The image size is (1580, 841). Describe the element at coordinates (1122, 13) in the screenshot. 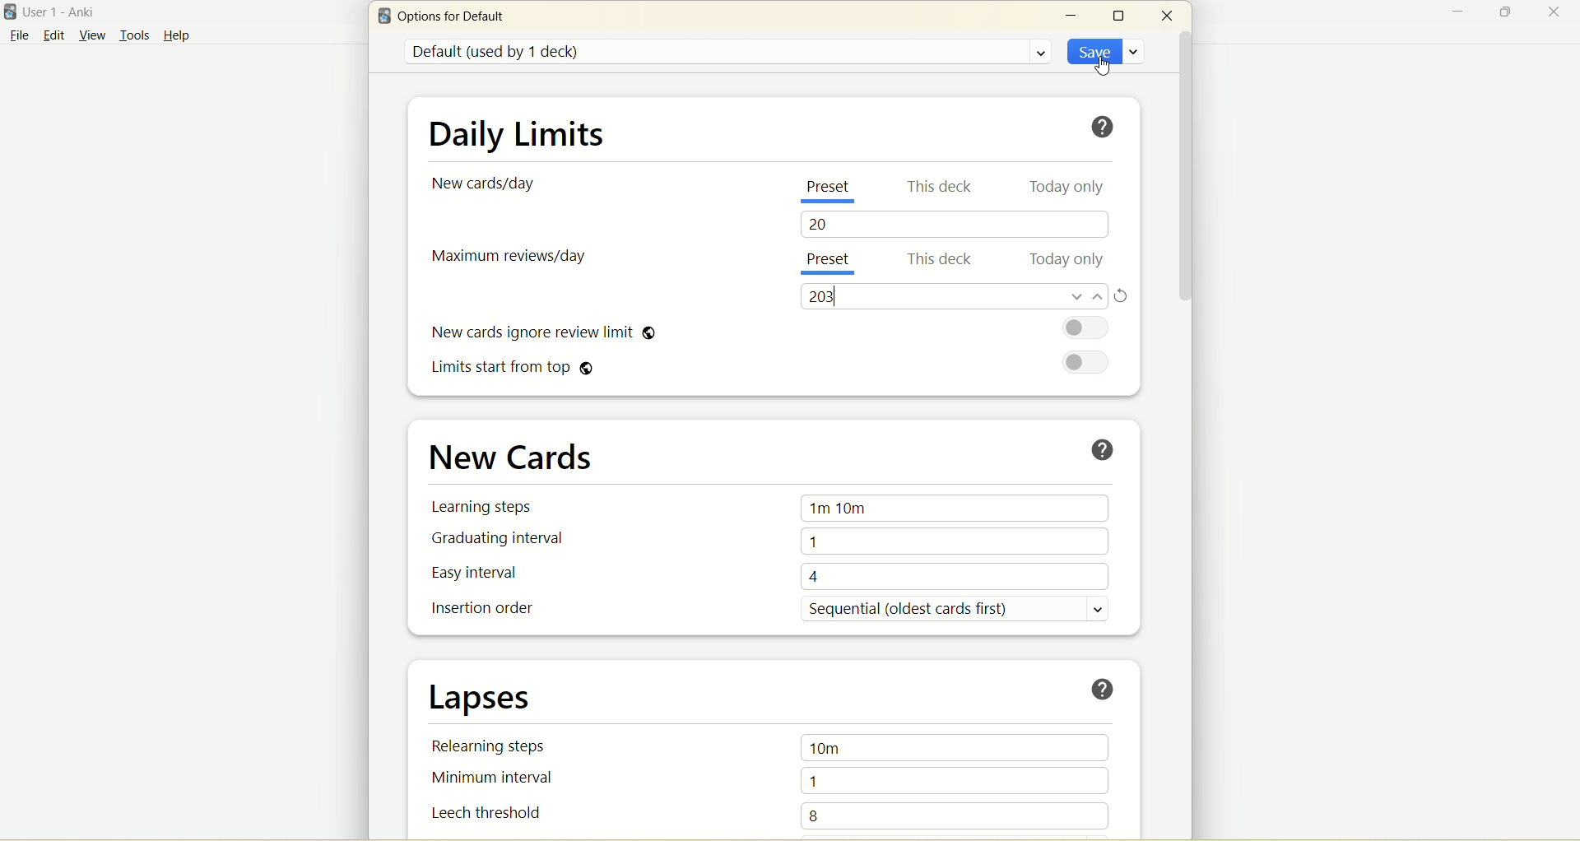

I see `maximize` at that location.